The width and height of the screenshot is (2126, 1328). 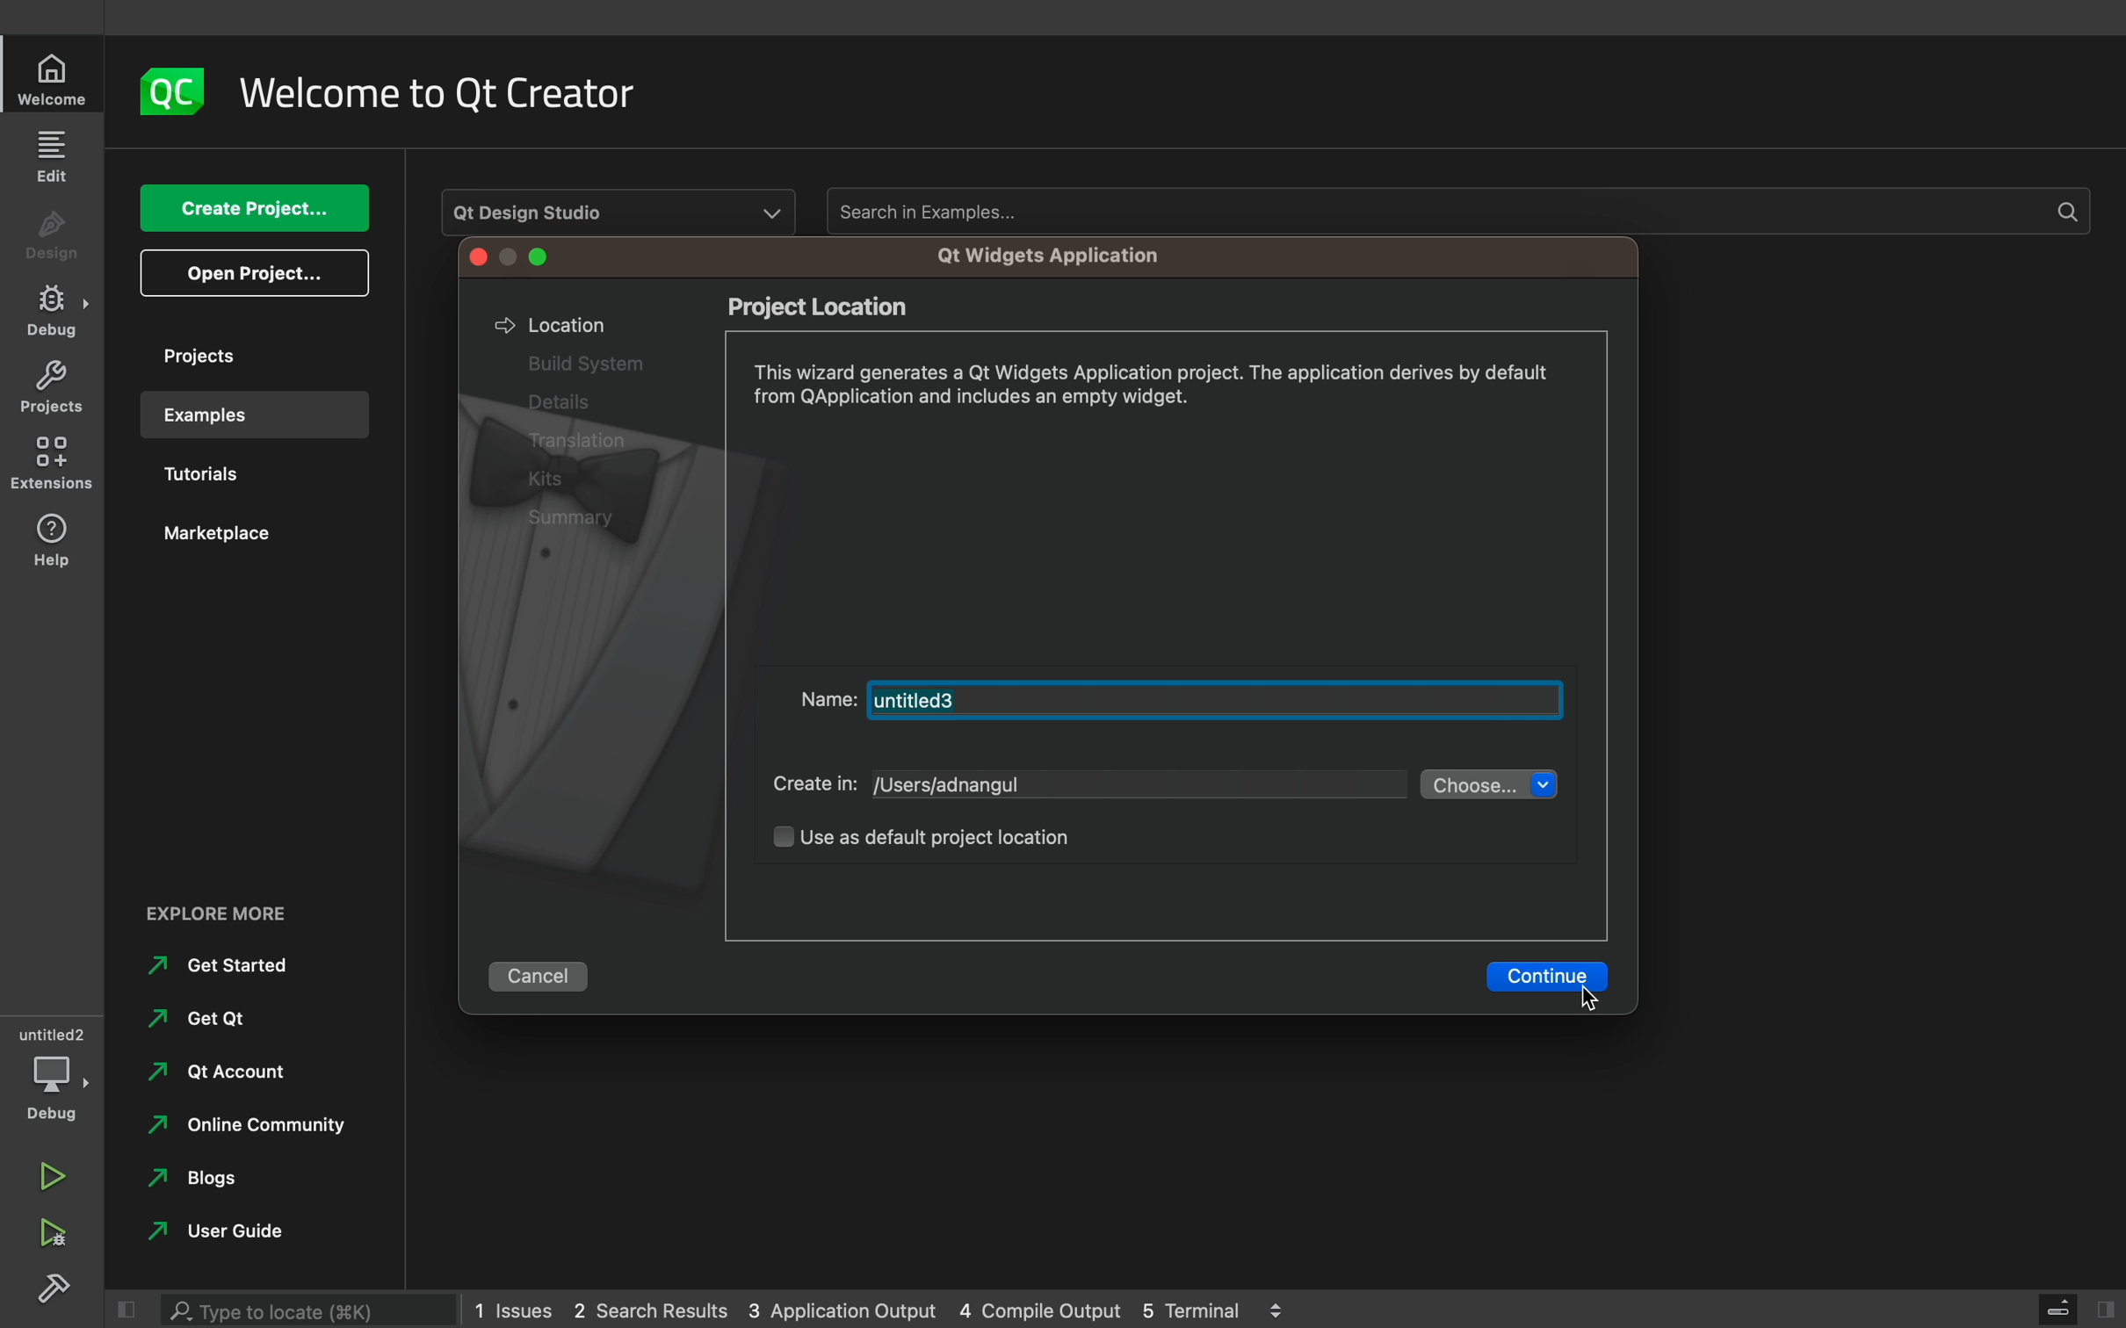 I want to click on , so click(x=133, y=1308).